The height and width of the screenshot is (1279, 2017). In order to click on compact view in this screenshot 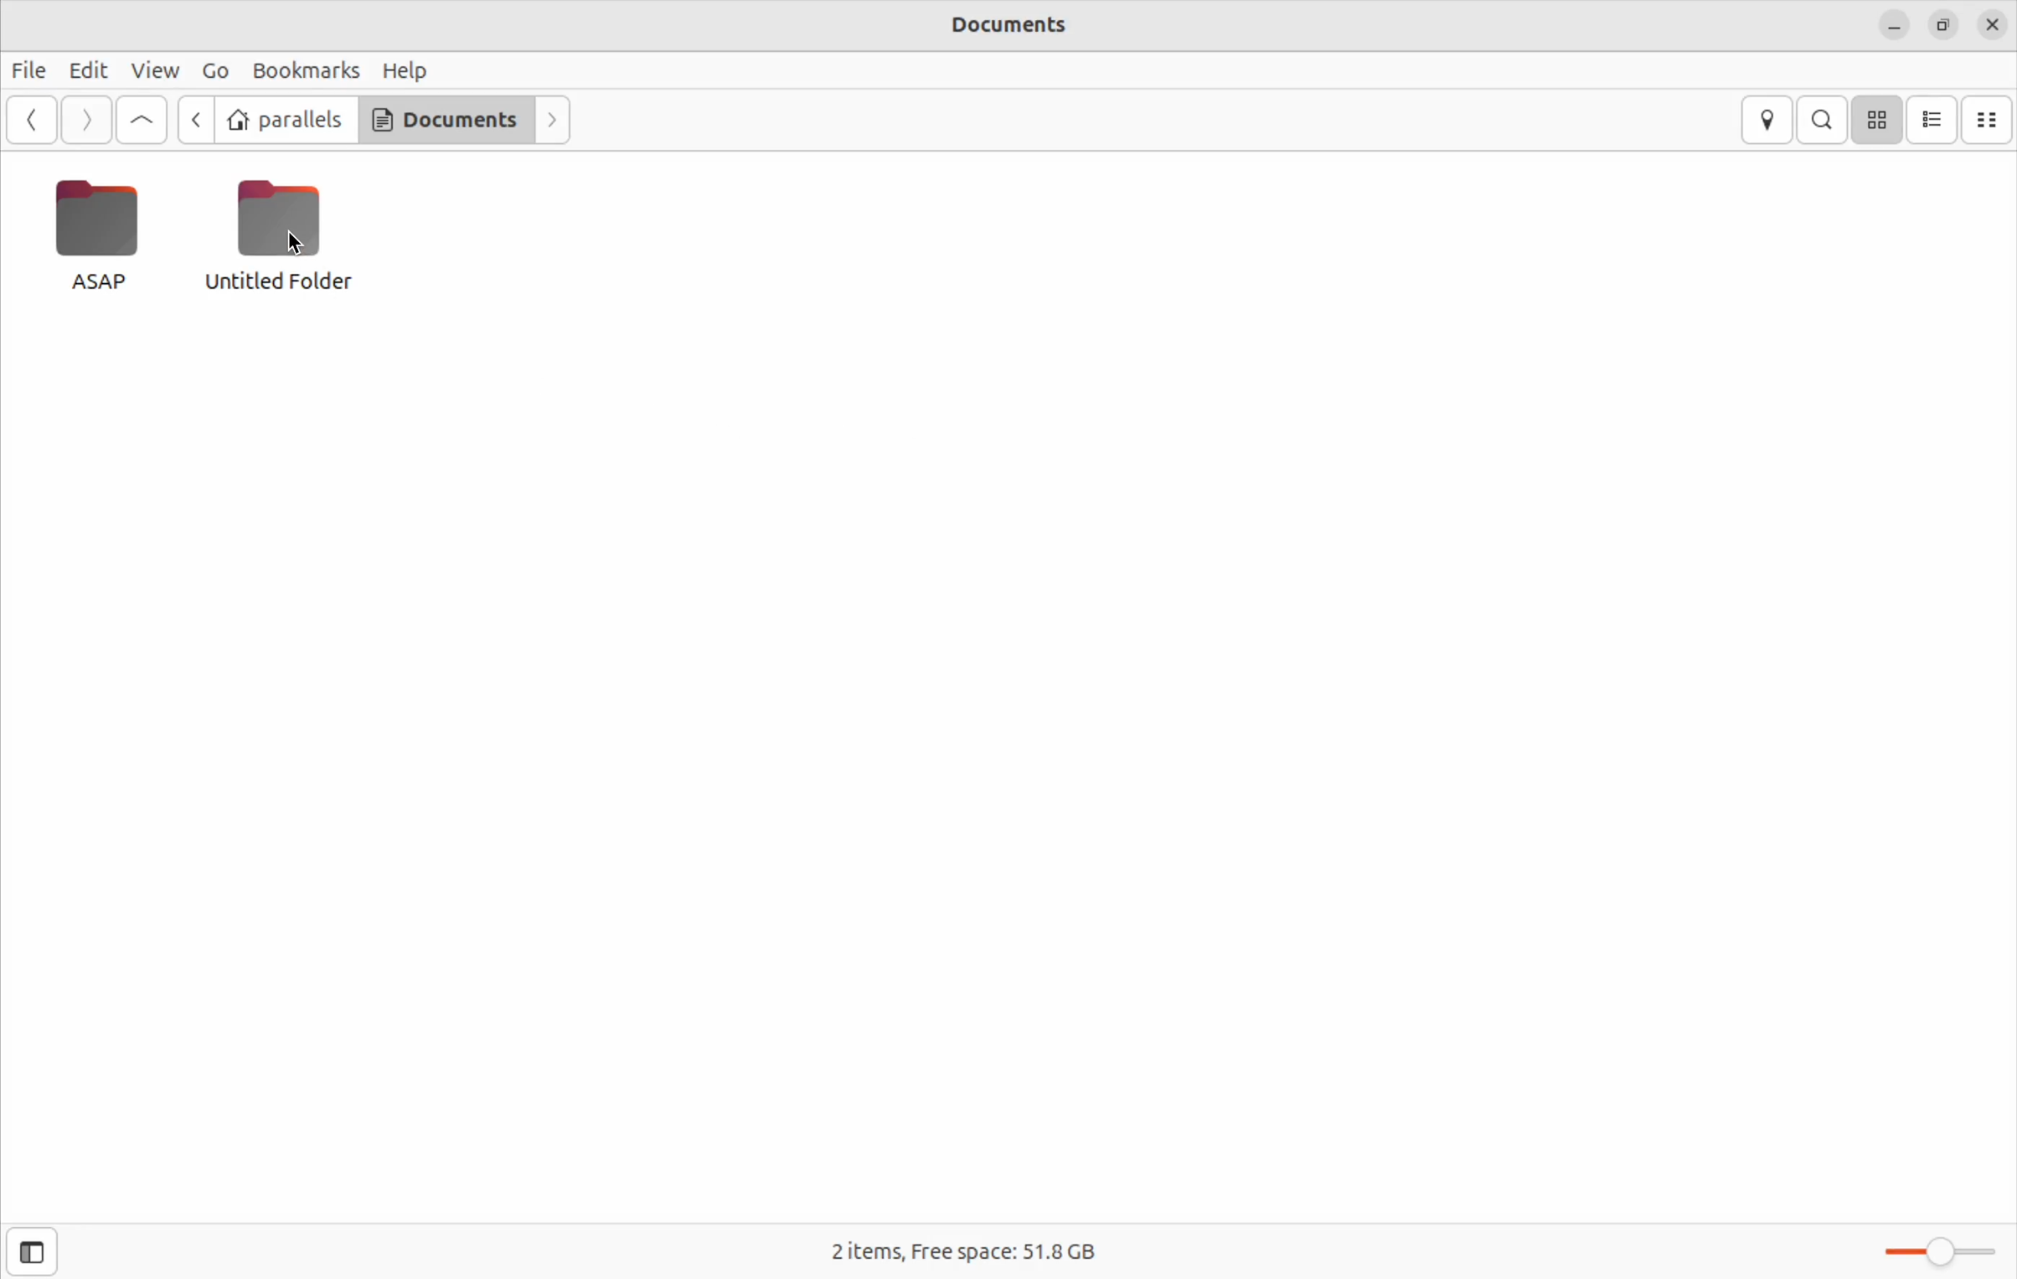, I will do `click(1992, 117)`.